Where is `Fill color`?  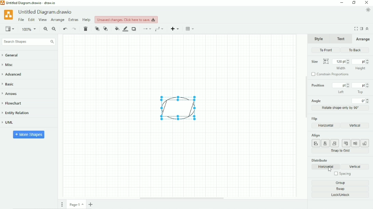 Fill color is located at coordinates (117, 29).